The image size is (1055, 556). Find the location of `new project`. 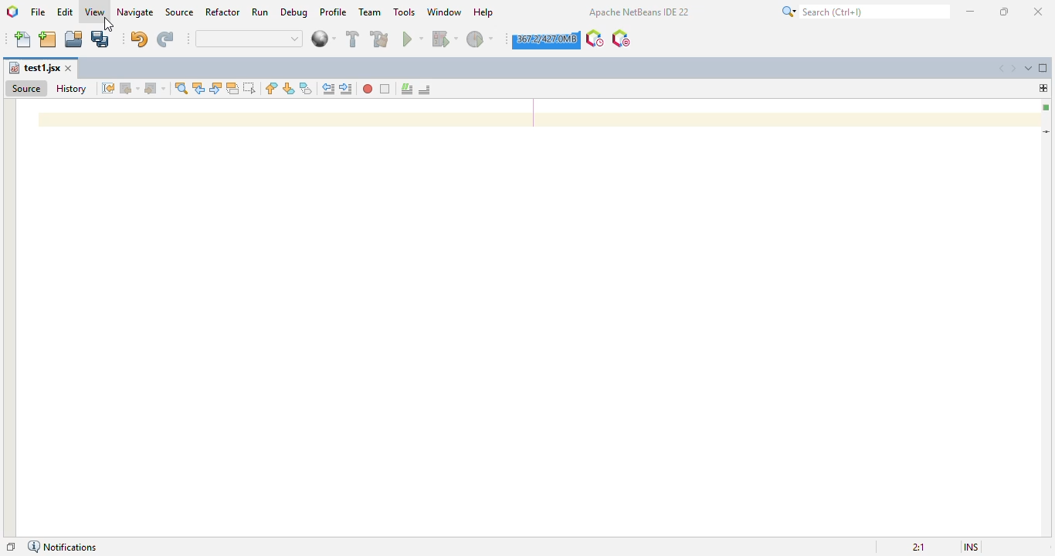

new project is located at coordinates (48, 39).